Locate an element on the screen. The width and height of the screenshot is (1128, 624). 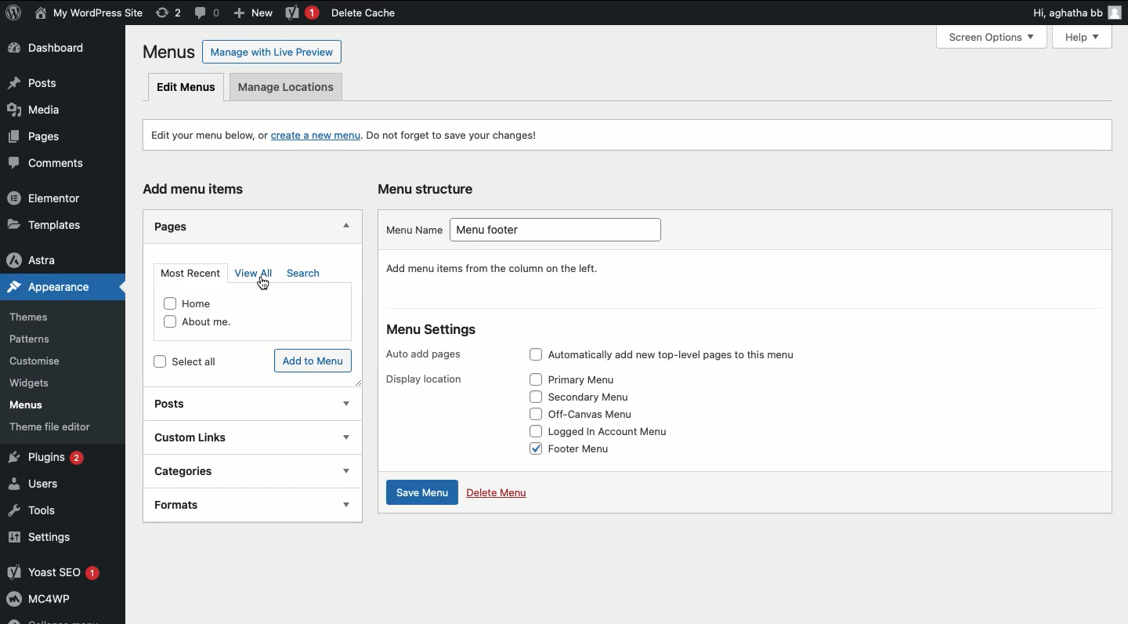
Dashboard is located at coordinates (56, 50).